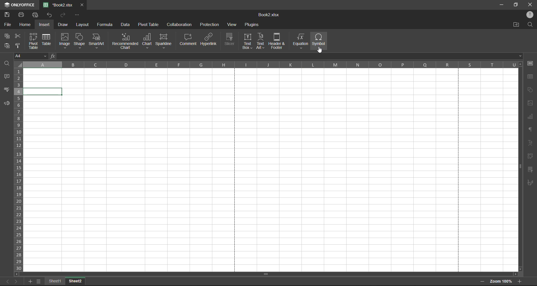 The image size is (537, 286). Describe the element at coordinates (164, 41) in the screenshot. I see `sparkline` at that location.